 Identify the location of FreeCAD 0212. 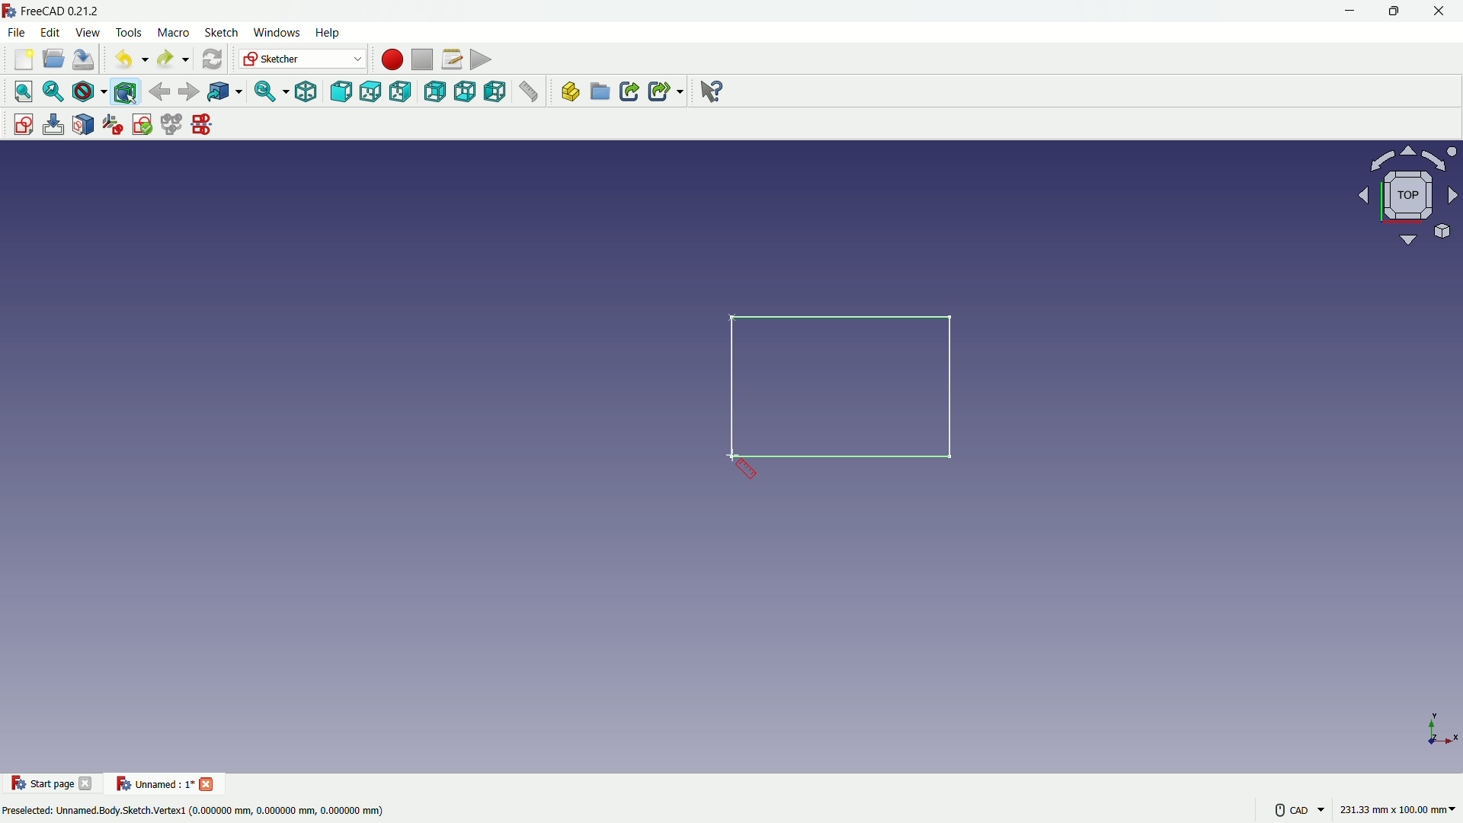
(72, 11).